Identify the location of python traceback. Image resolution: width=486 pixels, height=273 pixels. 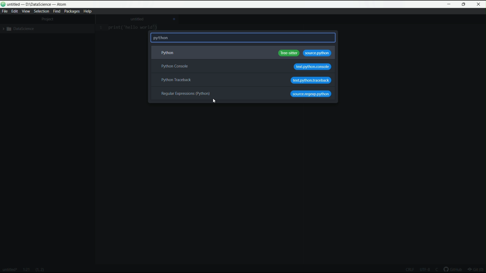
(175, 80).